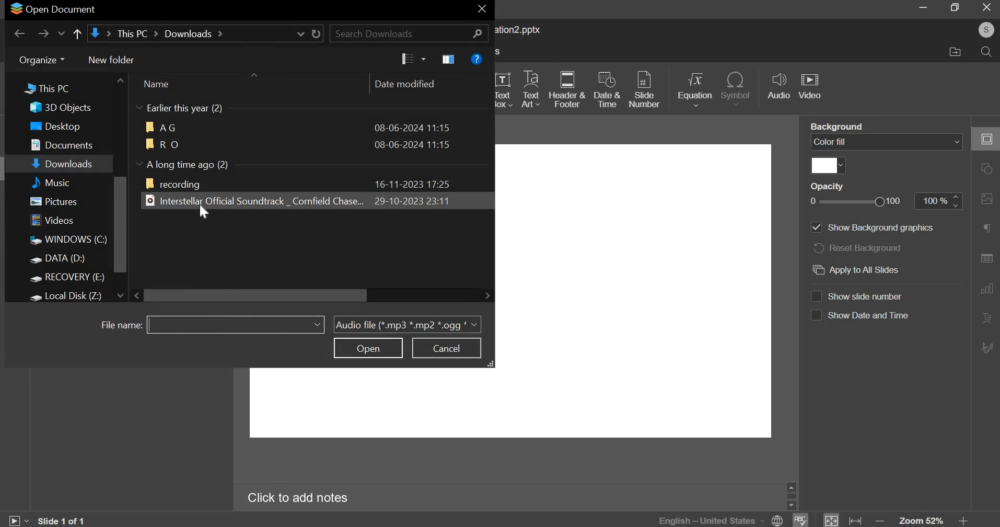  I want to click on forward, so click(43, 32).